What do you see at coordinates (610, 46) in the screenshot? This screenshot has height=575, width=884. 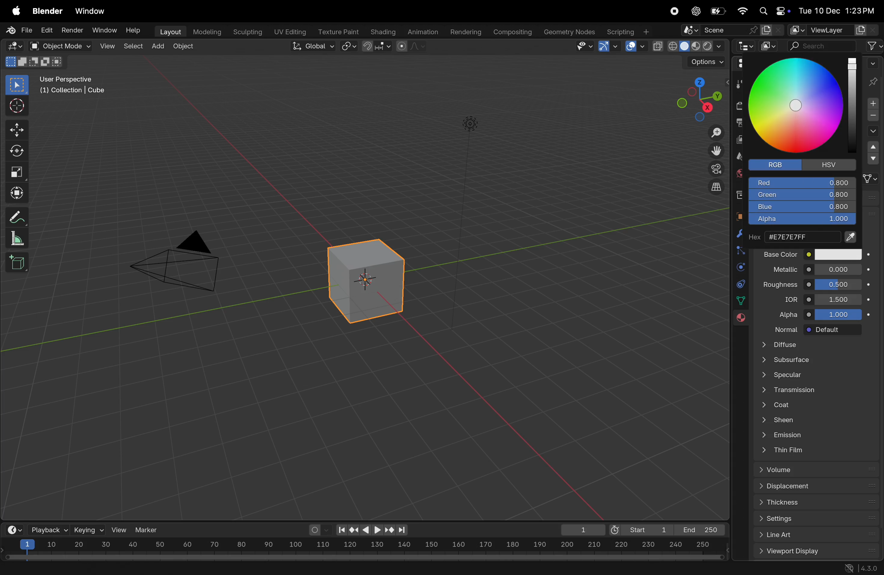 I see `show gimzo` at bounding box center [610, 46].